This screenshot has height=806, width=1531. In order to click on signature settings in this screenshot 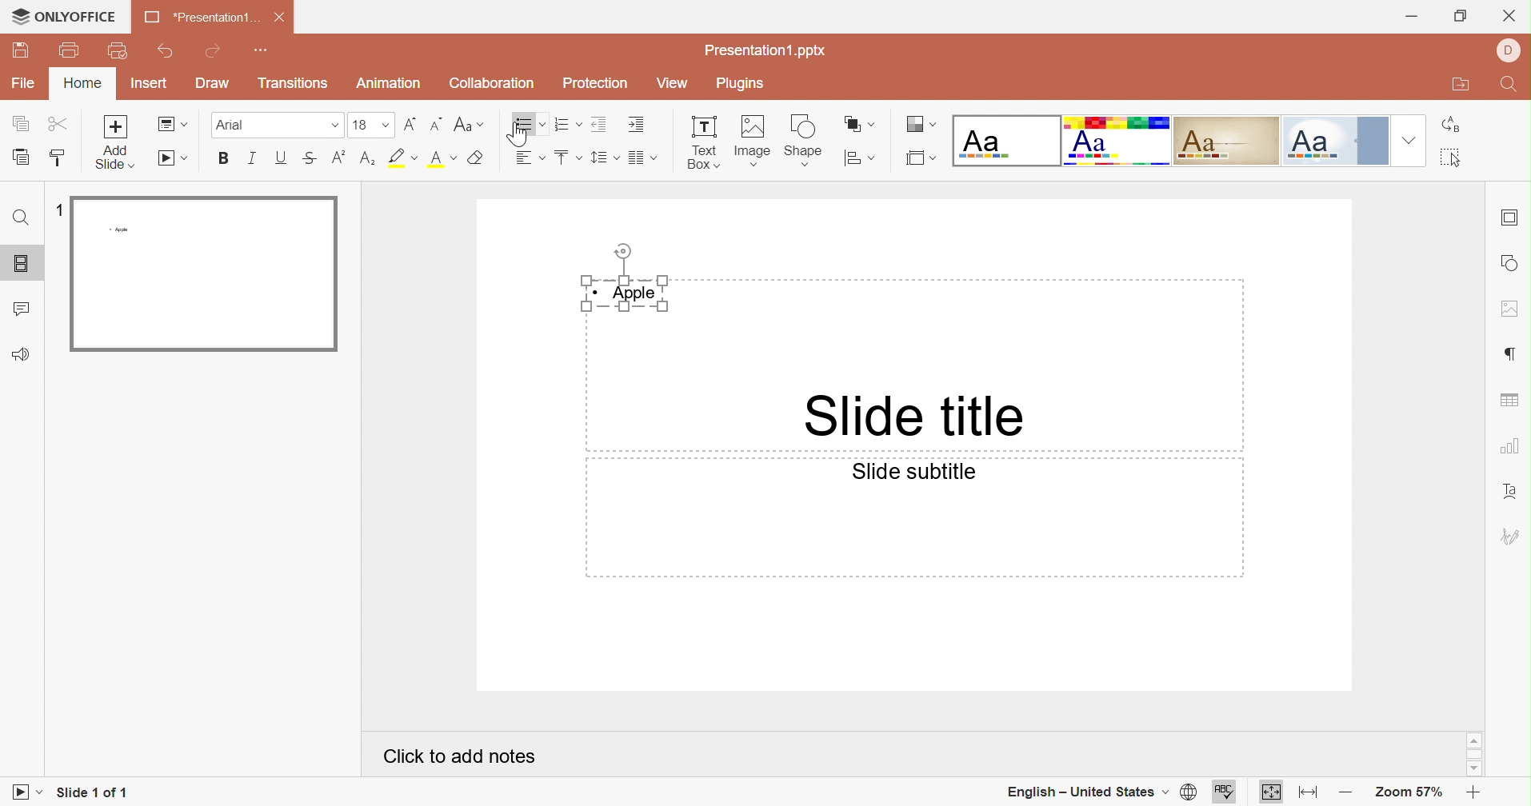, I will do `click(1513, 537)`.